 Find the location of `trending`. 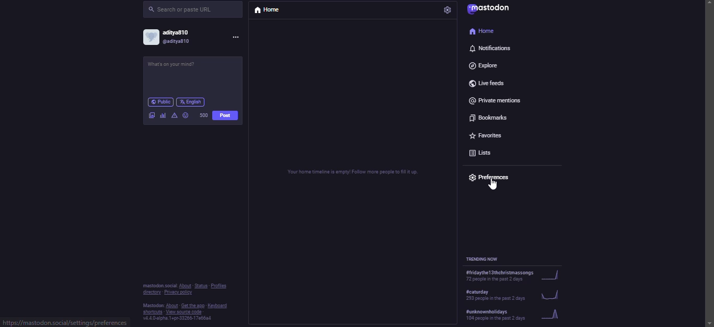

trending is located at coordinates (515, 294).